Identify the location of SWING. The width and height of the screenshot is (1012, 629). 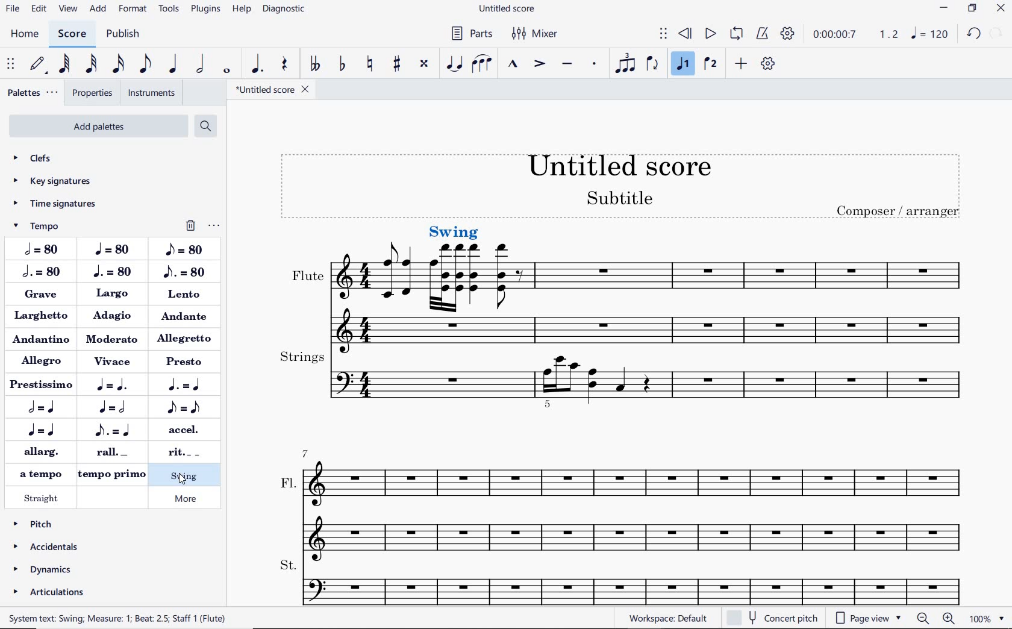
(185, 507).